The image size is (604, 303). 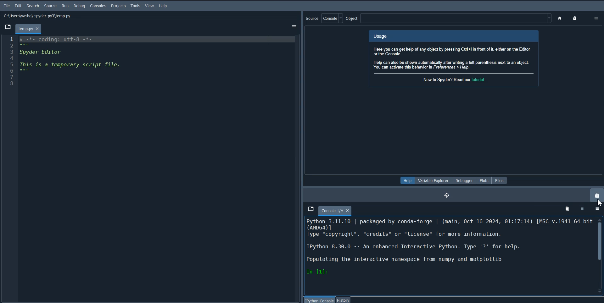 I want to click on Tools, so click(x=136, y=6).